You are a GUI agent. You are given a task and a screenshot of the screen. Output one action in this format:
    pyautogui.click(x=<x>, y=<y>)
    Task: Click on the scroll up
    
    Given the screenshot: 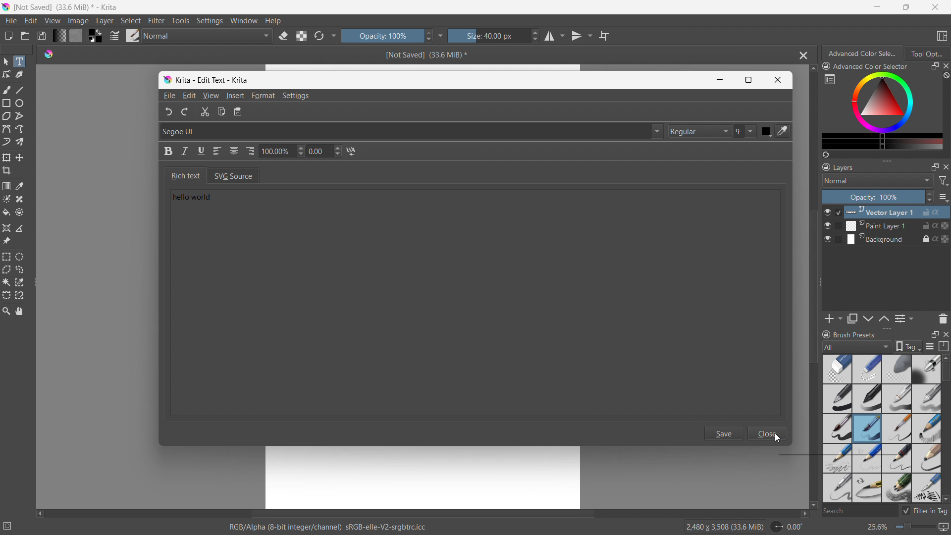 What is the action you would take?
    pyautogui.click(x=812, y=69)
    